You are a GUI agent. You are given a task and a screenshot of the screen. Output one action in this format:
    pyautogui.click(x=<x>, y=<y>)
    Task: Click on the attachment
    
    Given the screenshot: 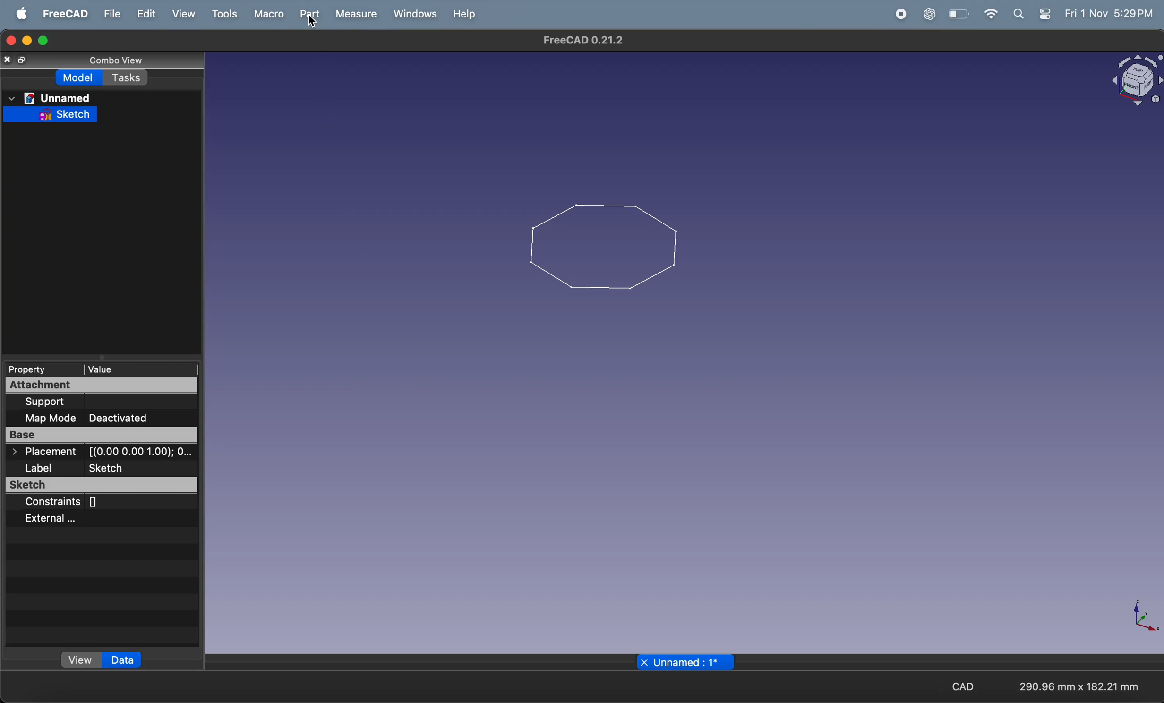 What is the action you would take?
    pyautogui.click(x=103, y=386)
    